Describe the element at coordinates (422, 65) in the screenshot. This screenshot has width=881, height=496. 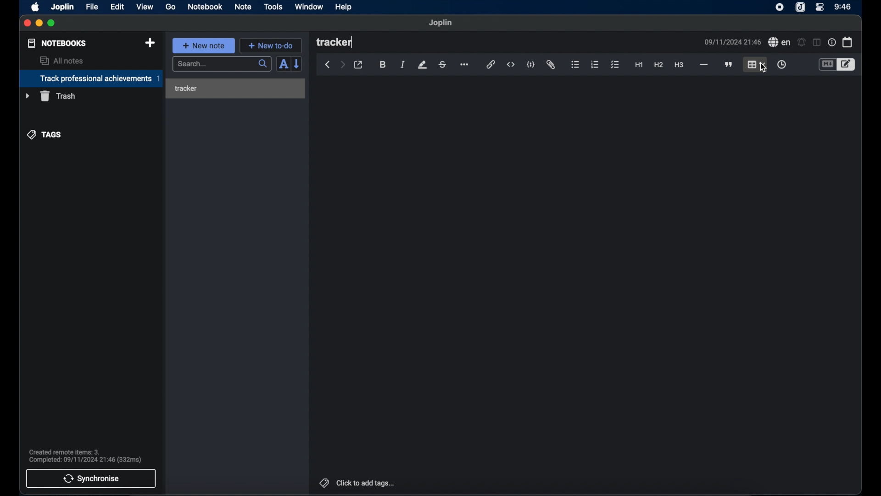
I see `highlight` at that location.